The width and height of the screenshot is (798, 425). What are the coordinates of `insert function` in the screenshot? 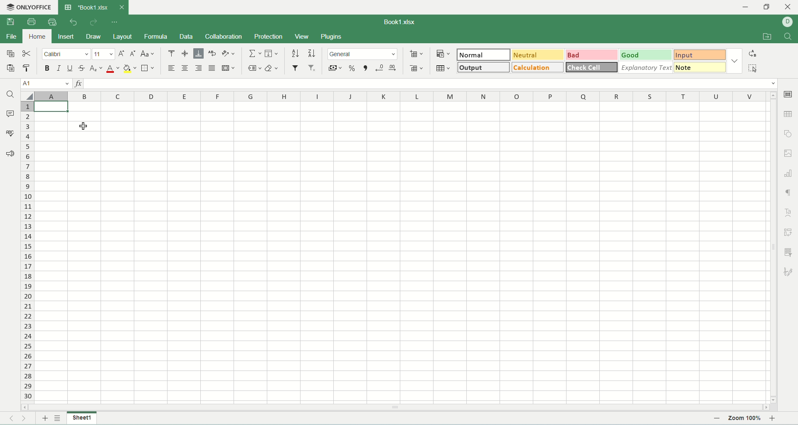 It's located at (77, 83).